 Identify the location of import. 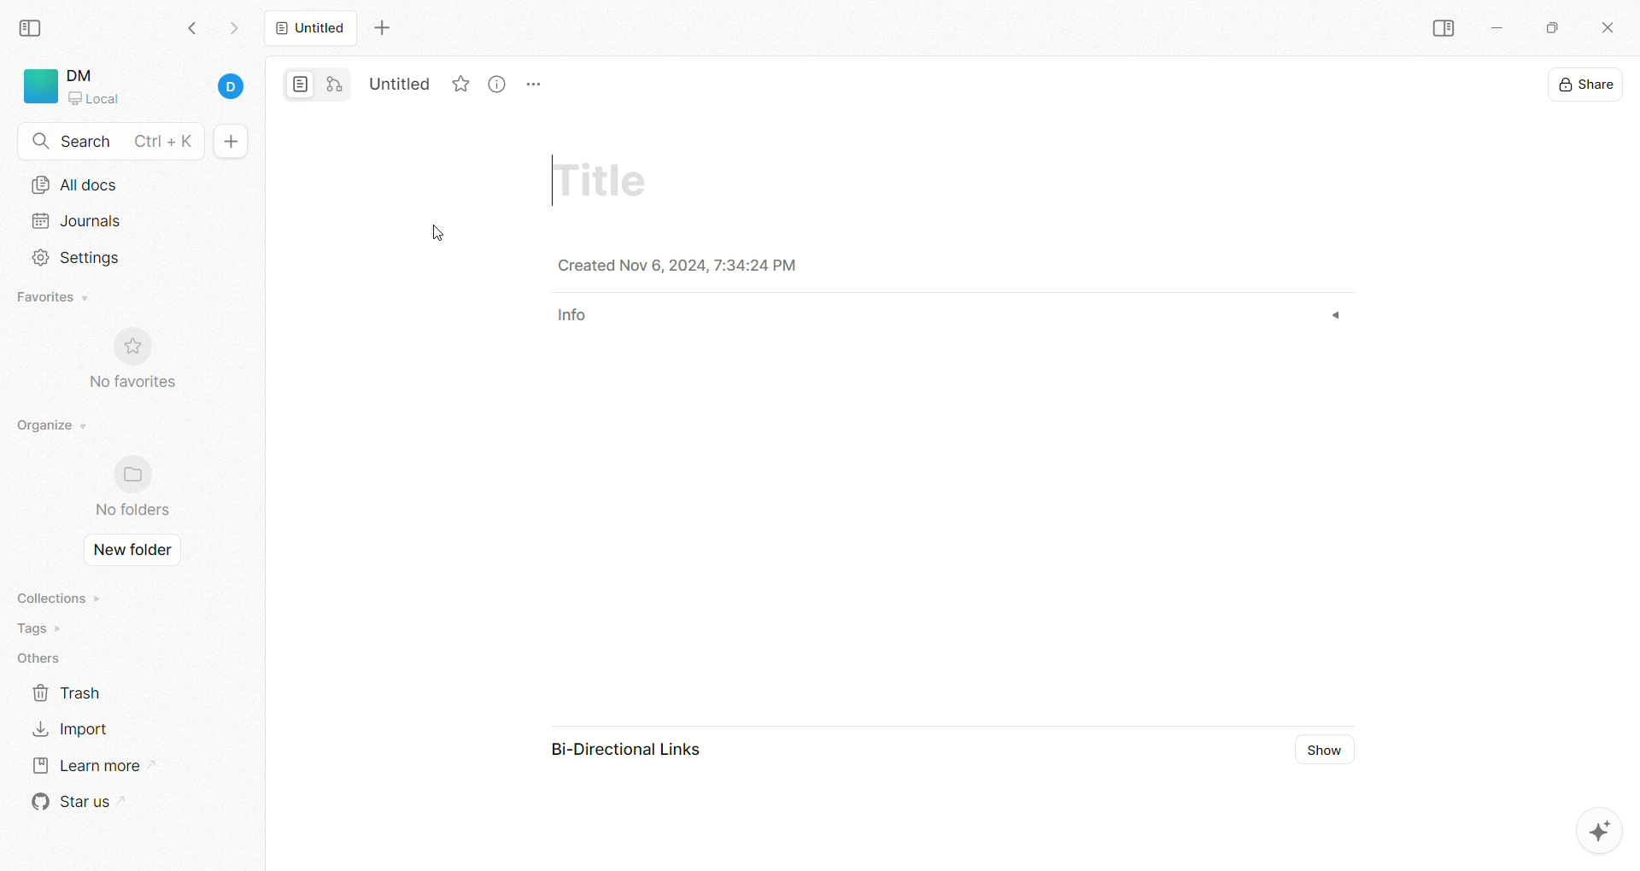
(68, 728).